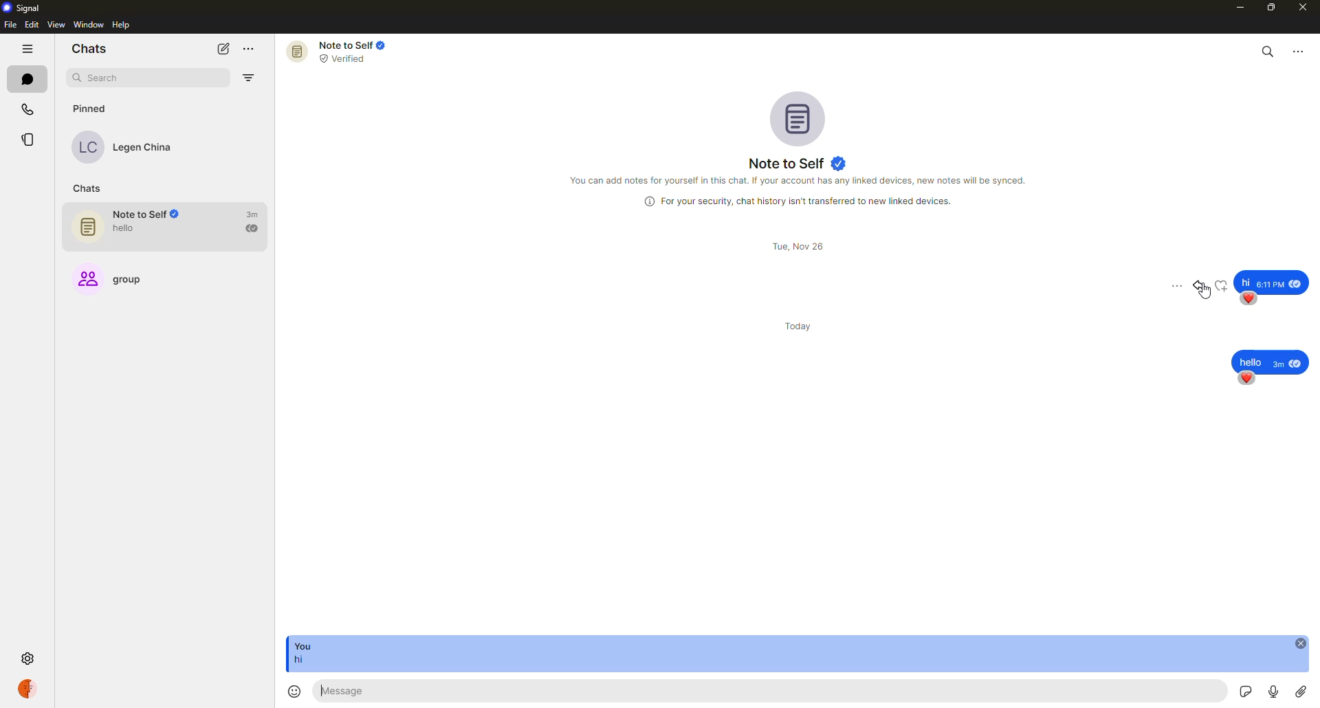 The height and width of the screenshot is (708, 1320). I want to click on day, so click(803, 325).